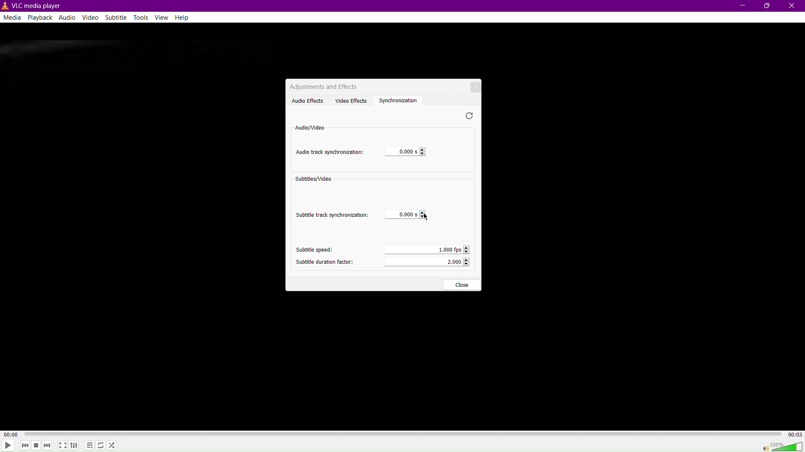 This screenshot has height=452, width=805. I want to click on Playlist, so click(91, 445).